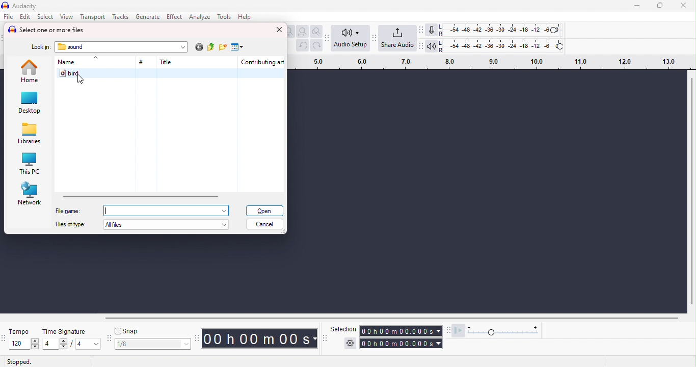  What do you see at coordinates (141, 195) in the screenshot?
I see `horizontal scroll bar` at bounding box center [141, 195].